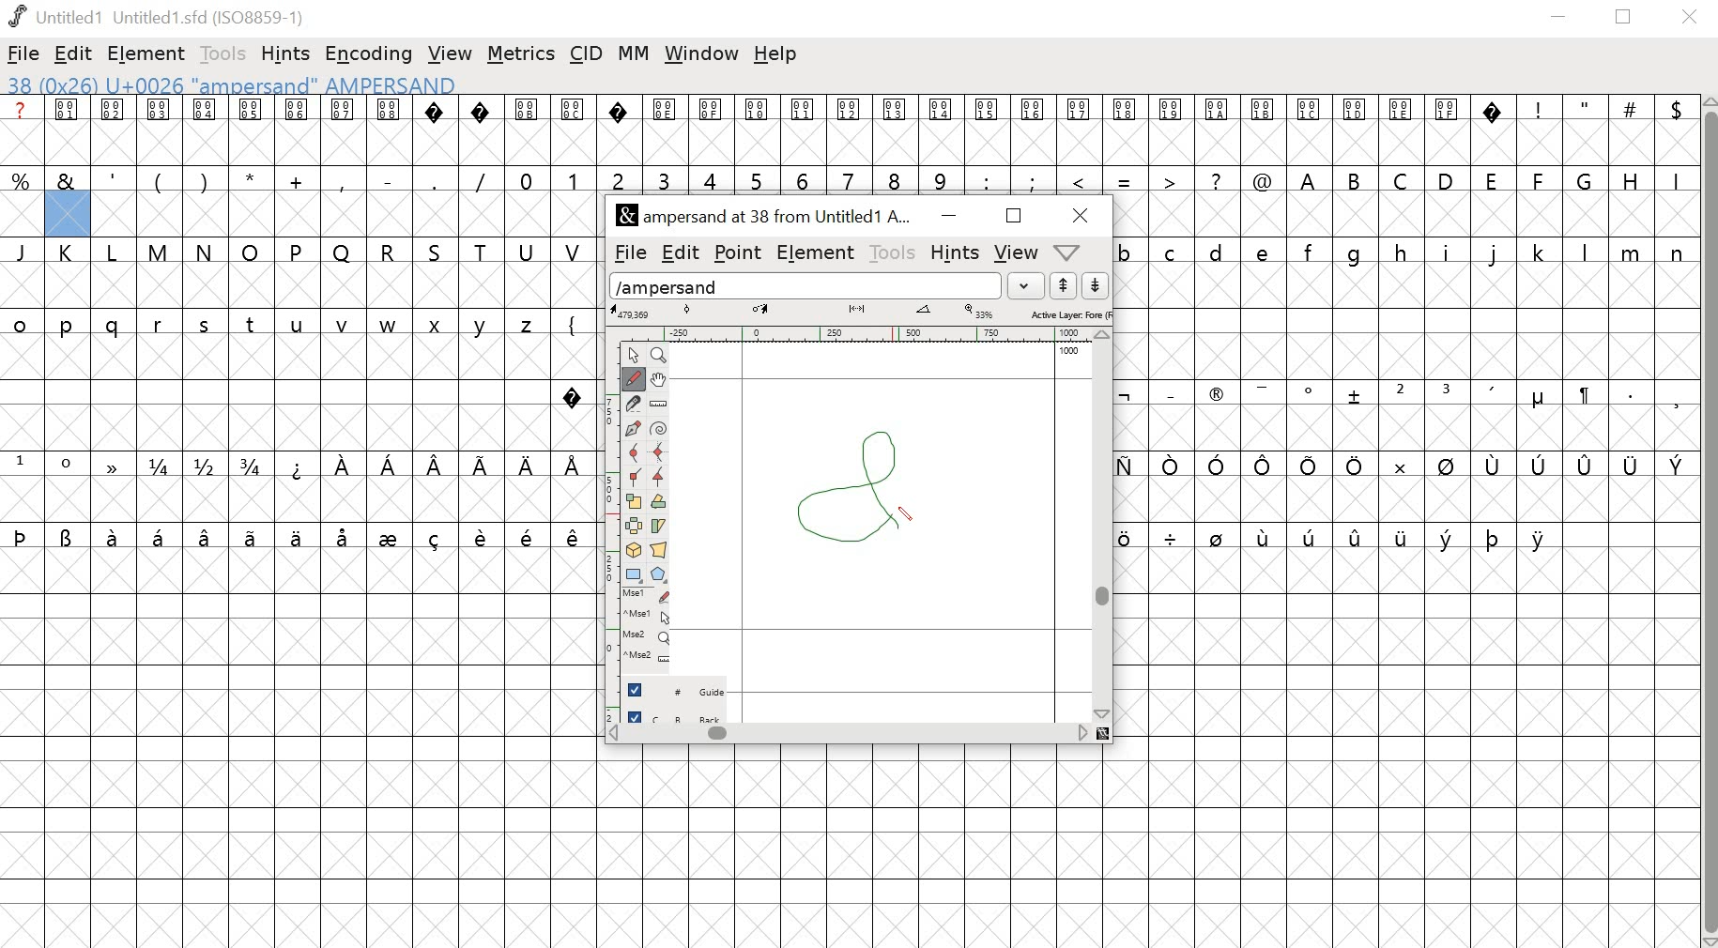 This screenshot has height=948, width=1718. I want to click on 001B, so click(1260, 130).